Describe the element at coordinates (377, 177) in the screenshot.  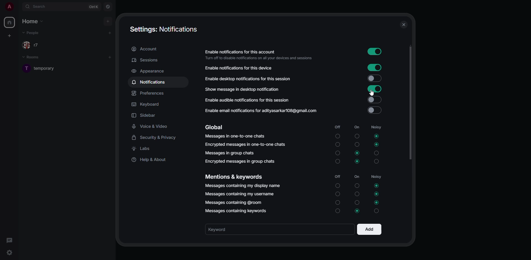
I see `noisy` at that location.